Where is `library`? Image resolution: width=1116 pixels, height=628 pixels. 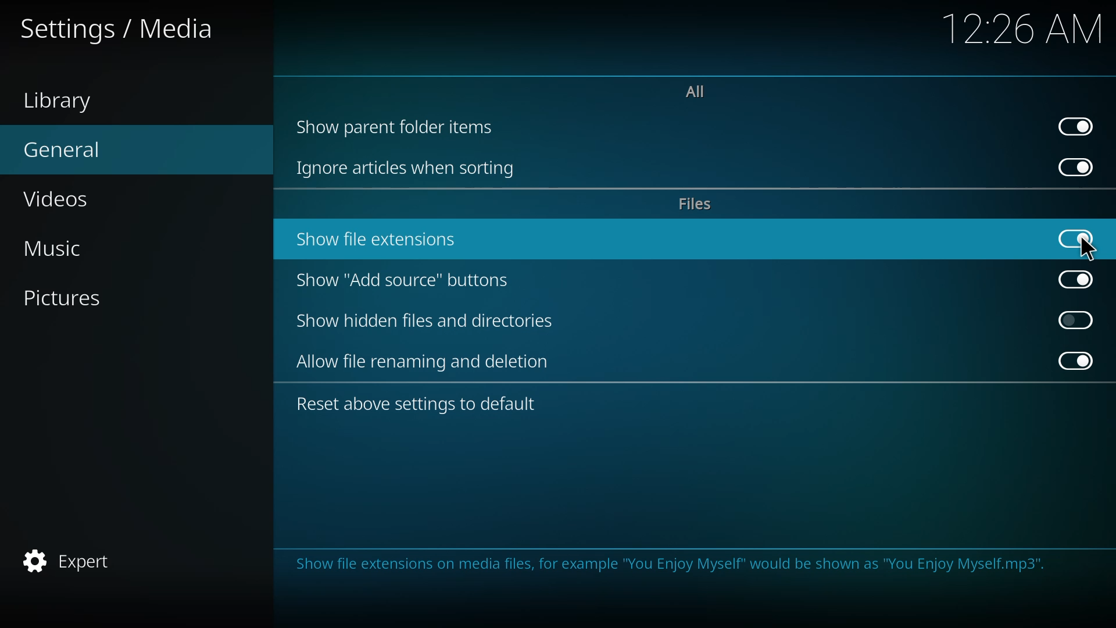
library is located at coordinates (70, 104).